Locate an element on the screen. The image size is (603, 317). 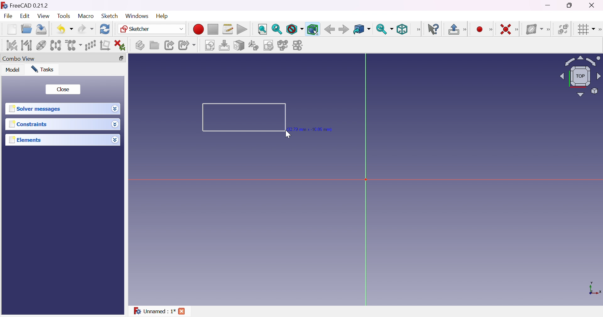
Reorient sketch... is located at coordinates (253, 46).